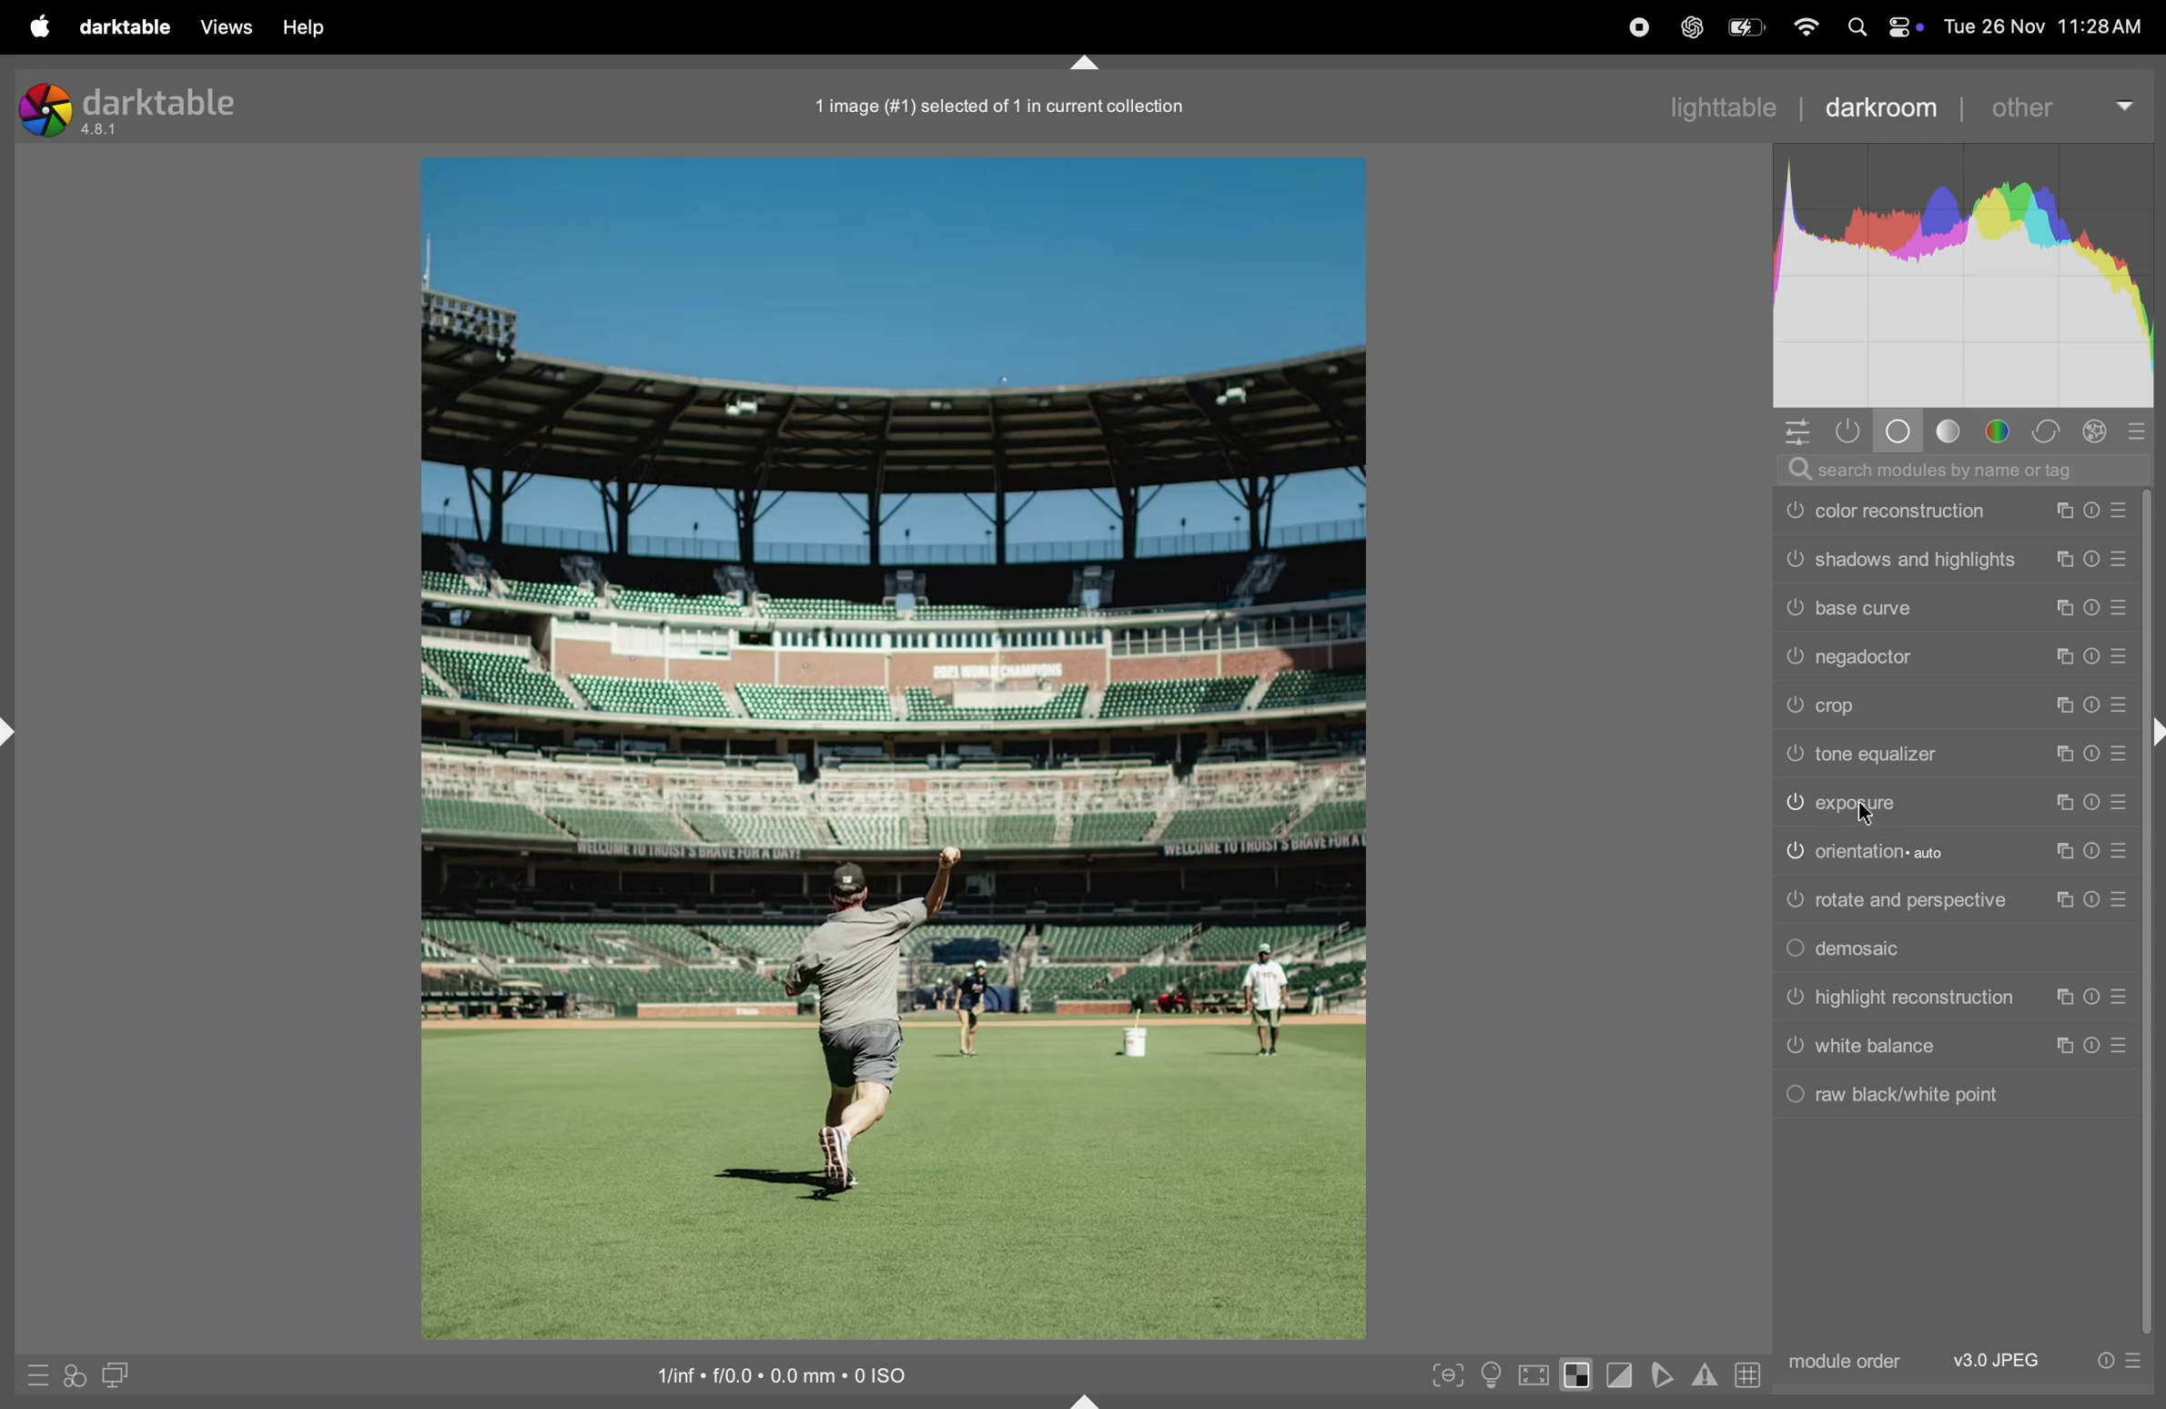  What do you see at coordinates (2092, 559) in the screenshot?
I see `reset presets` at bounding box center [2092, 559].